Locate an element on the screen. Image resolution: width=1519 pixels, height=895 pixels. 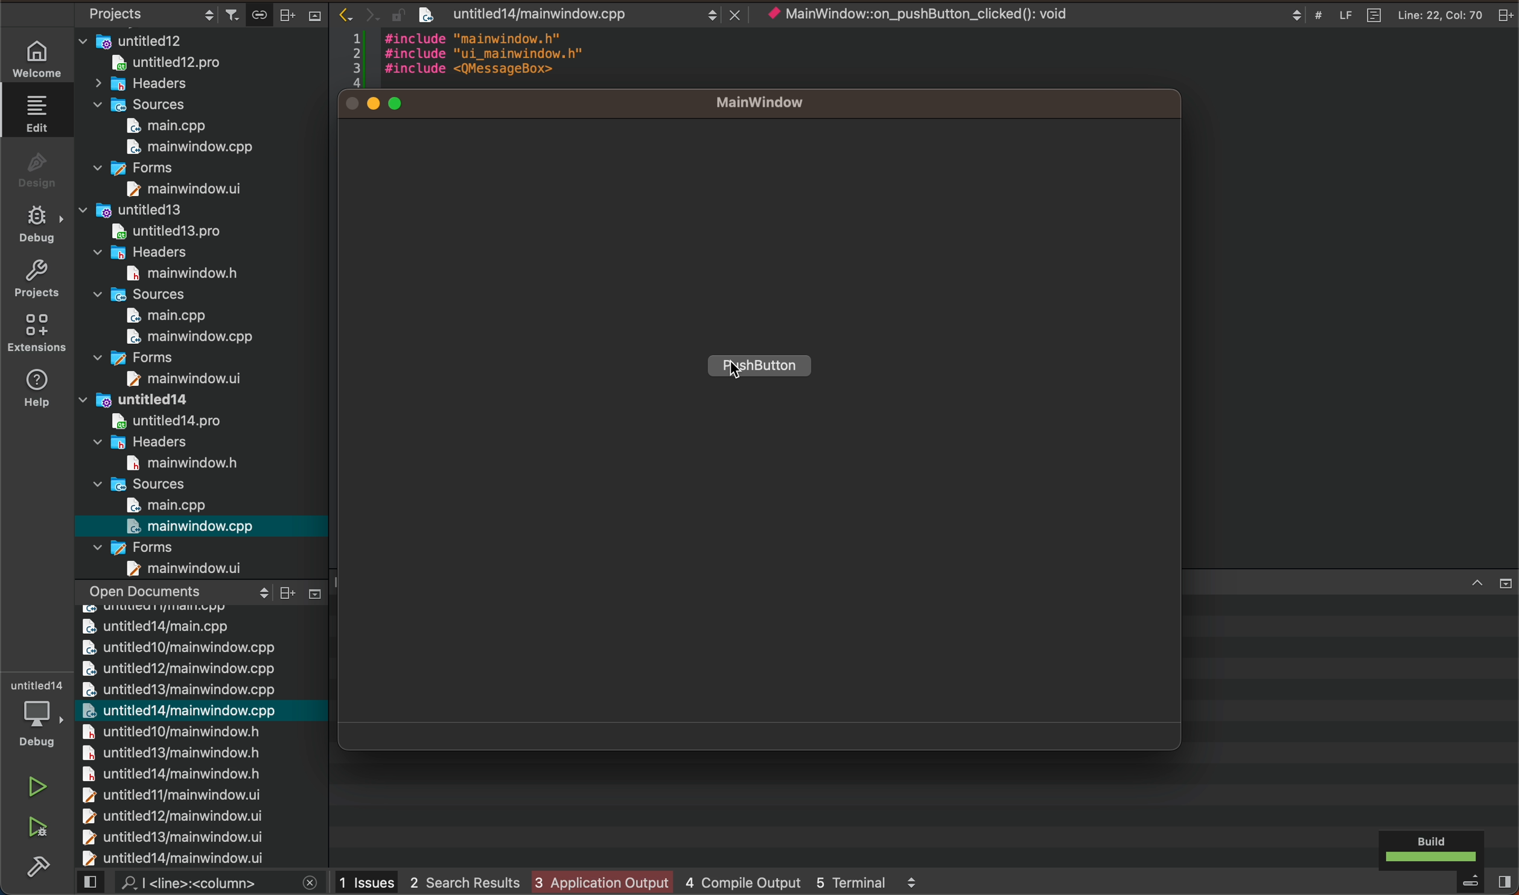
sources is located at coordinates (147, 483).